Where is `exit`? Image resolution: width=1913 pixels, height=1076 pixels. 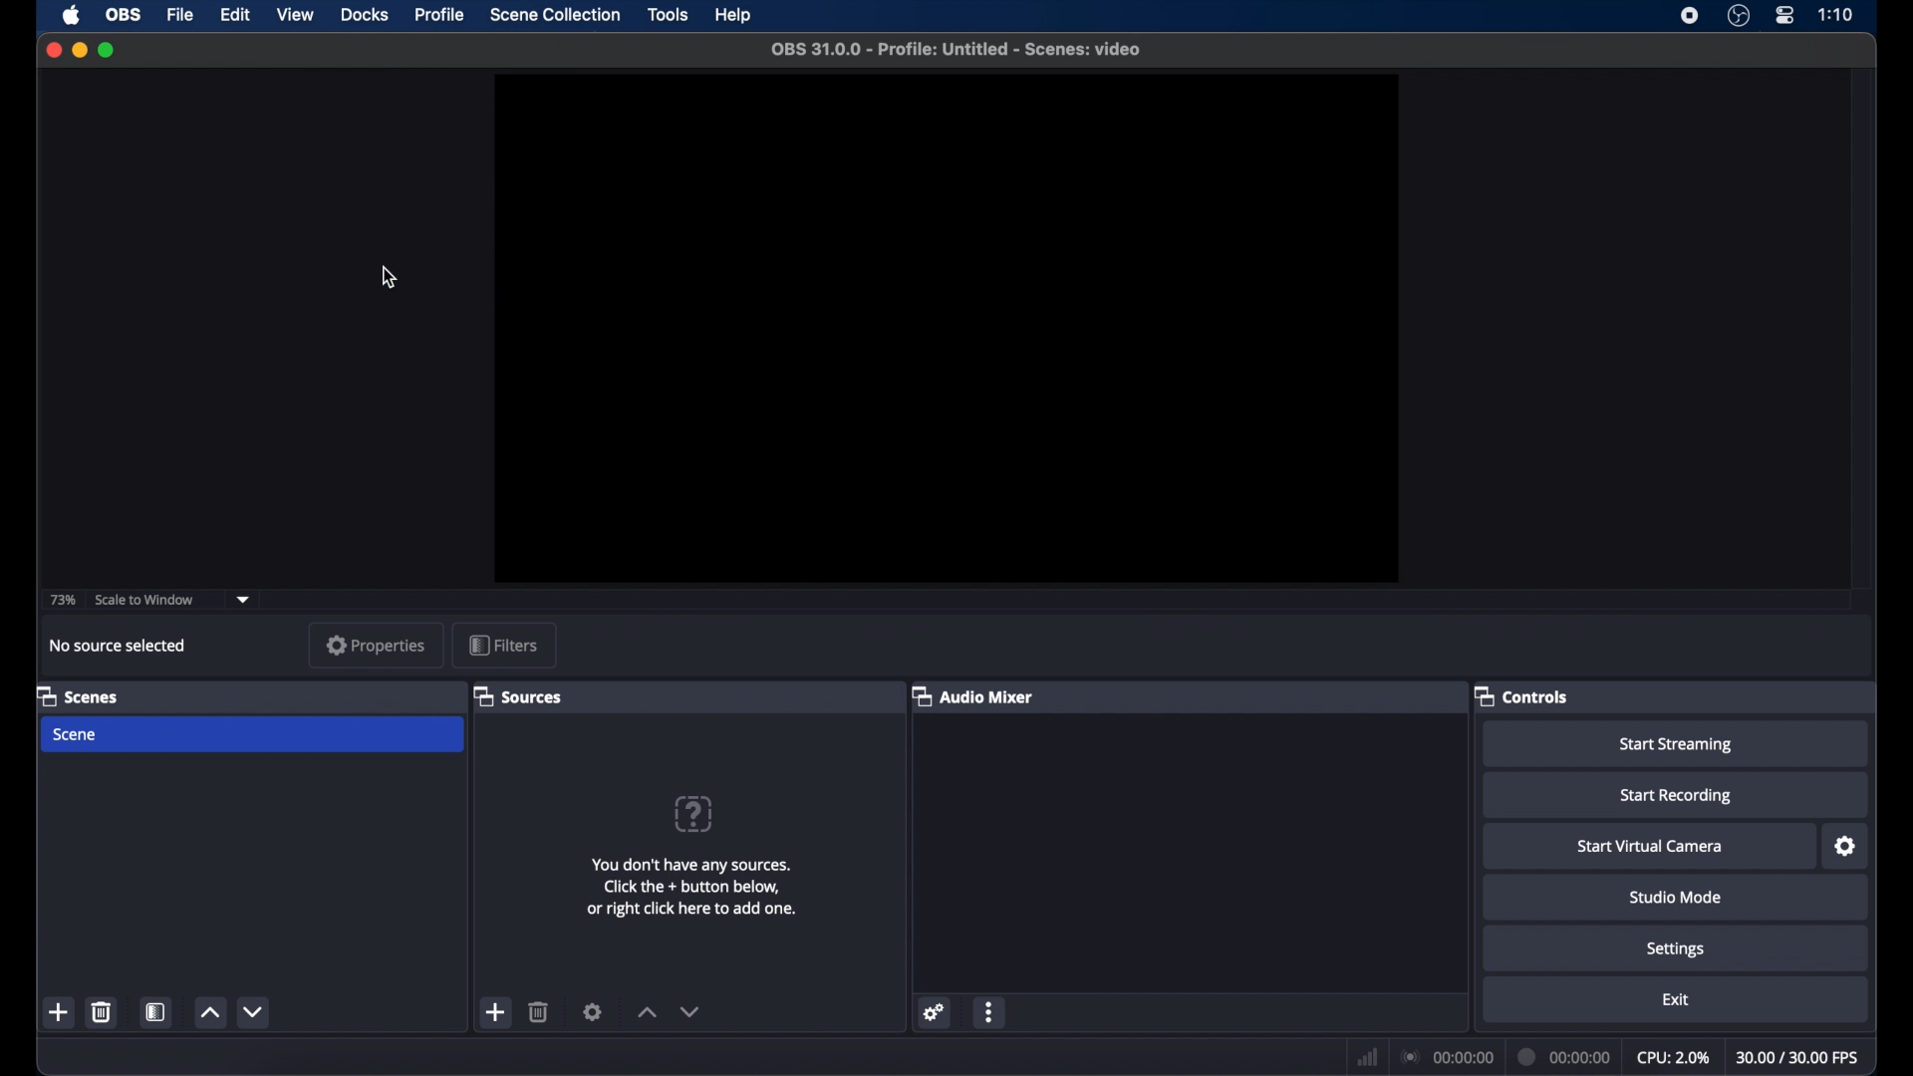
exit is located at coordinates (1675, 998).